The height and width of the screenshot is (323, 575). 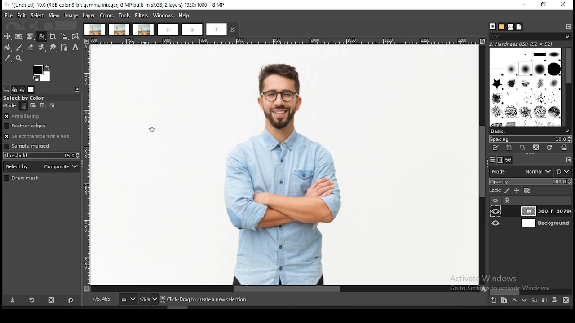 What do you see at coordinates (494, 191) in the screenshot?
I see `lock` at bounding box center [494, 191].